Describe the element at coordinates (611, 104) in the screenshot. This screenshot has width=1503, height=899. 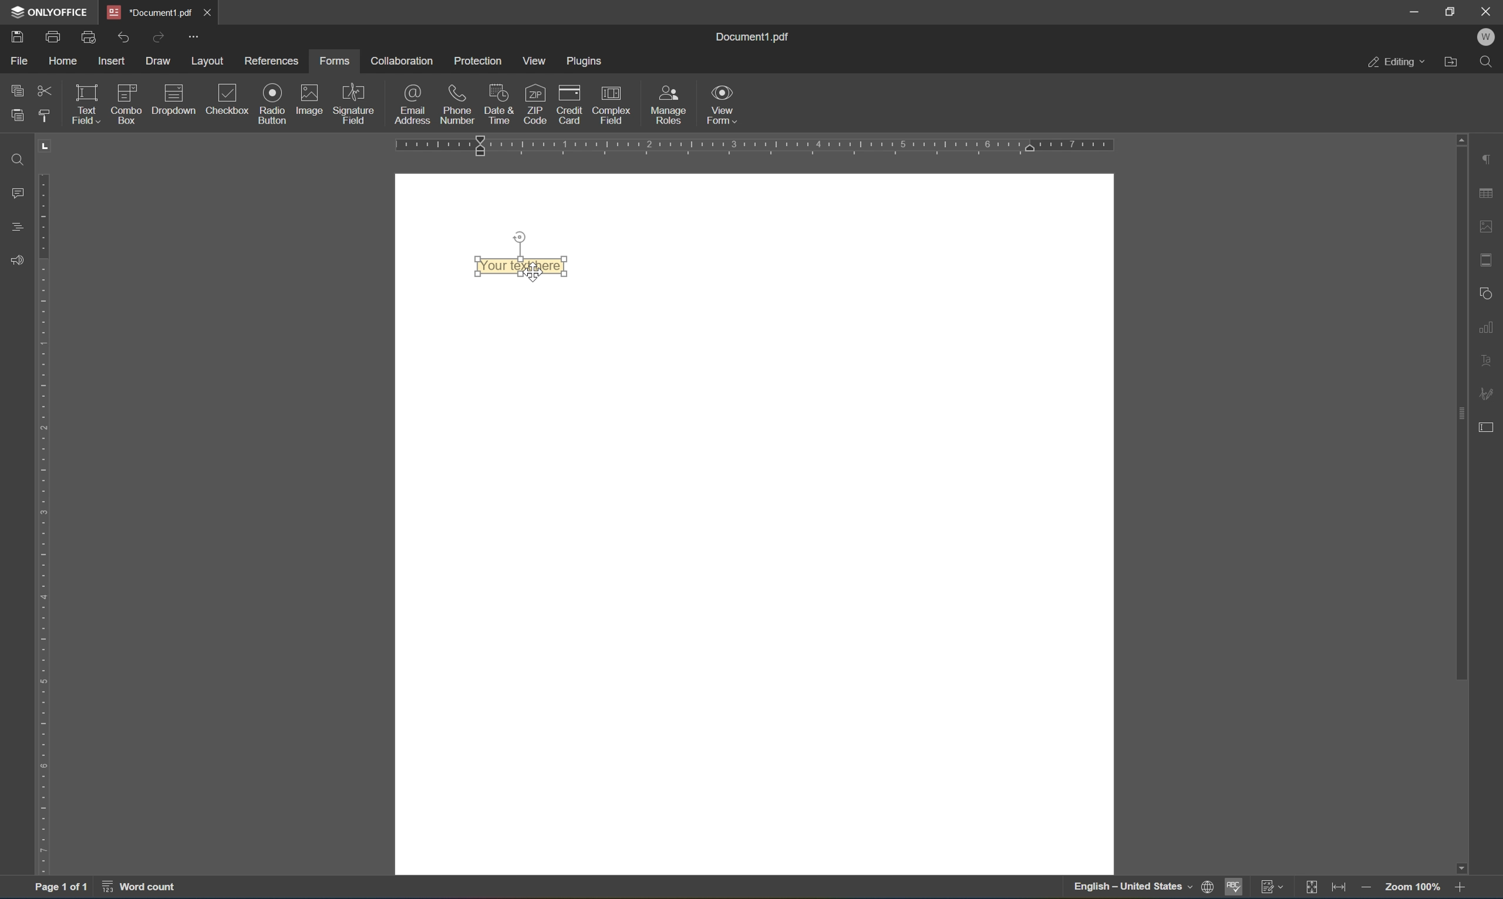
I see `complex field` at that location.